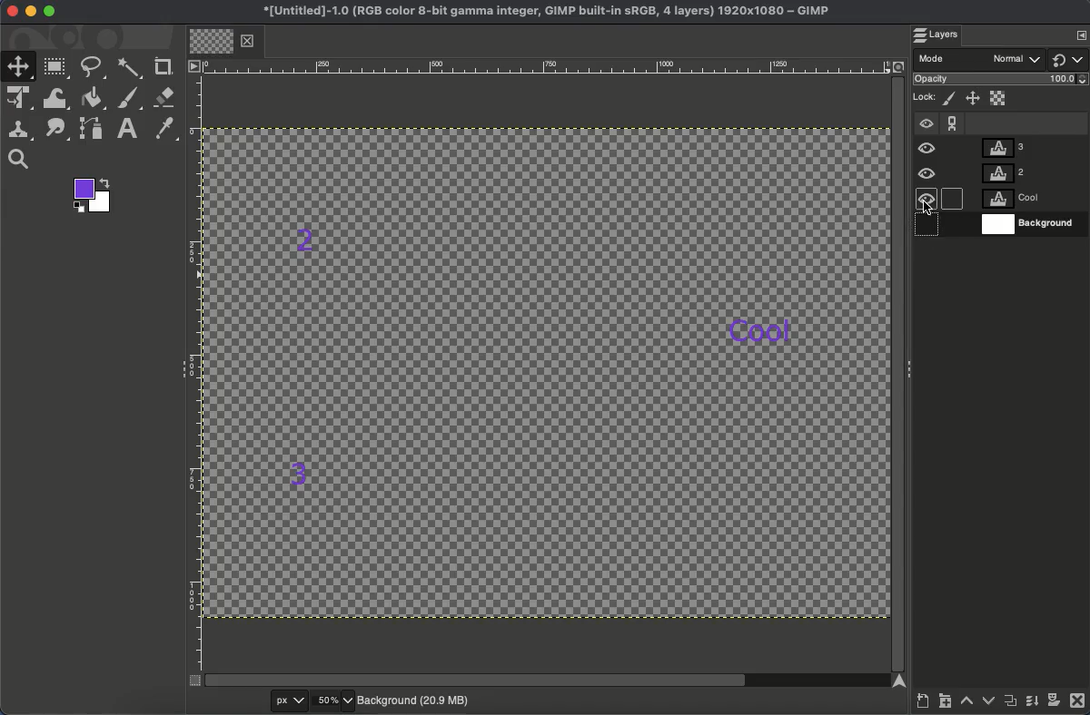 The image size is (1090, 715). I want to click on Unified transformation, so click(22, 99).